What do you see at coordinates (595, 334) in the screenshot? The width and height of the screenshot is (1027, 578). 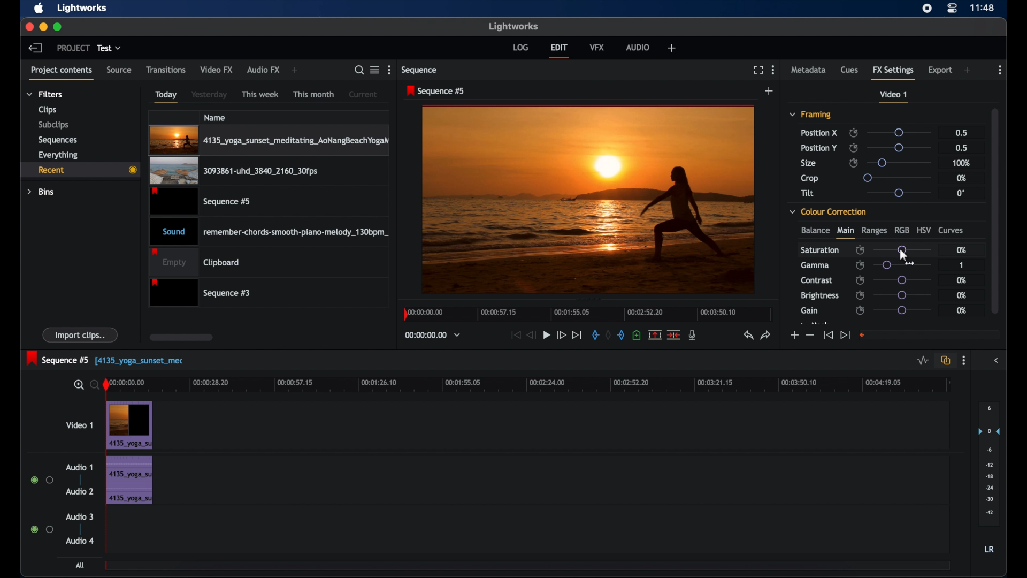 I see `in mark` at bounding box center [595, 334].